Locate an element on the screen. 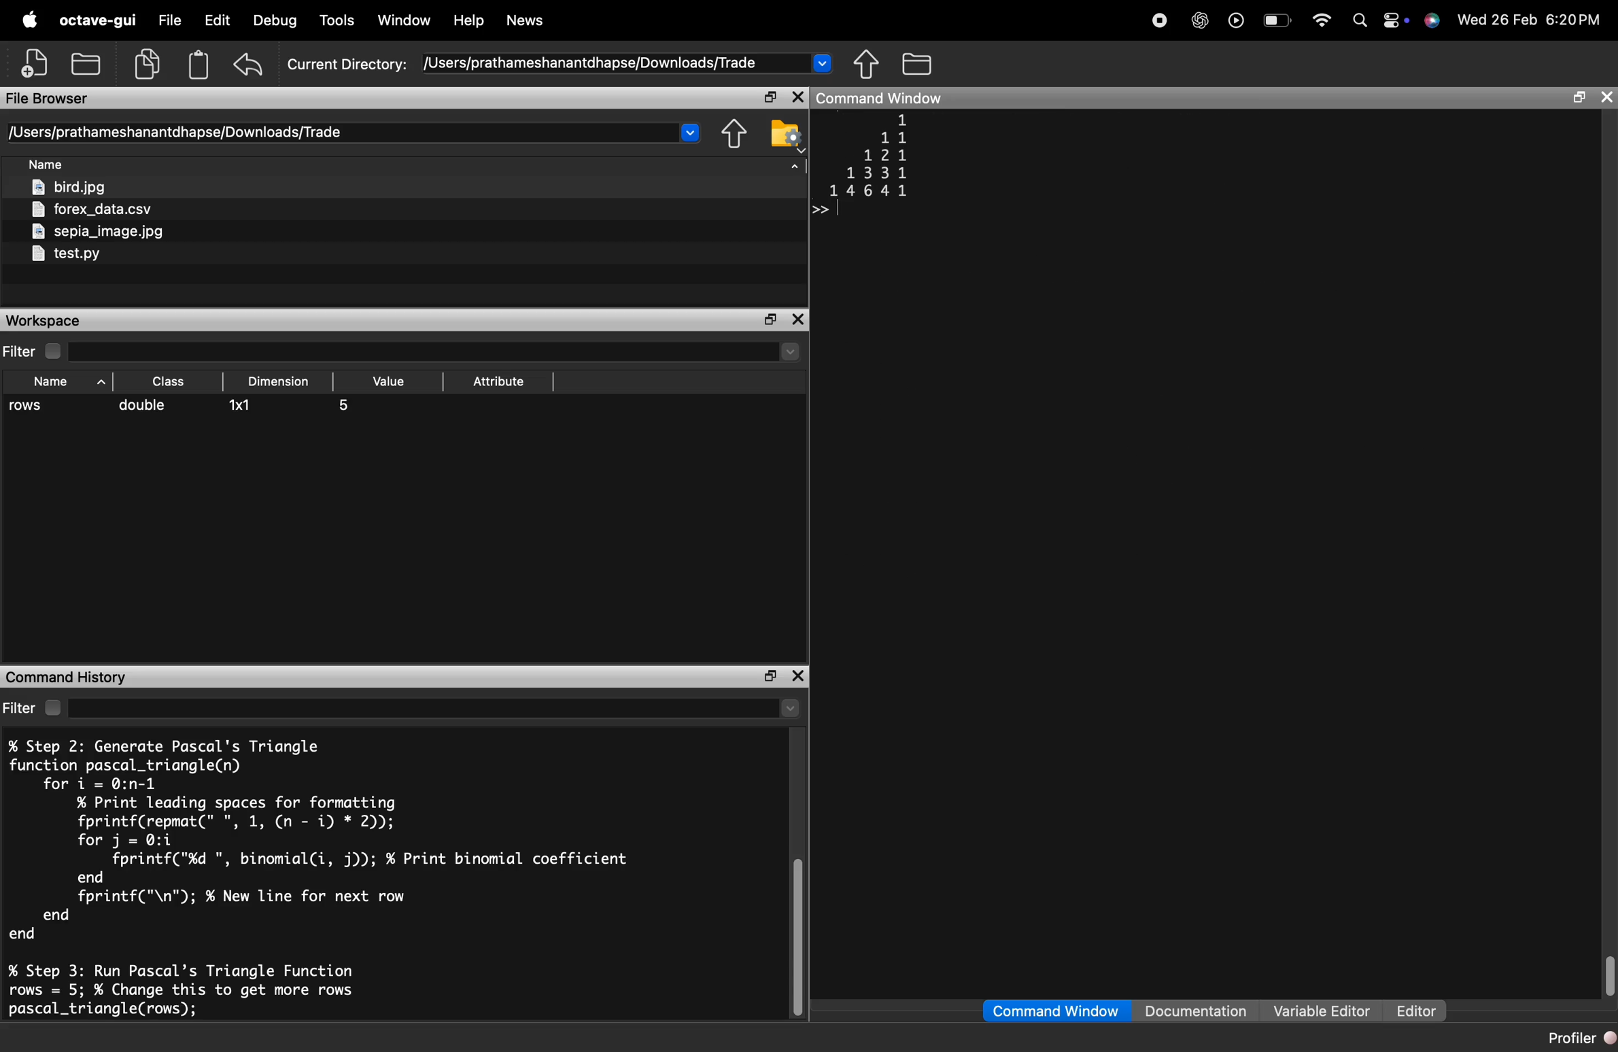 The height and width of the screenshot is (1052, 1618). forex_data.csv is located at coordinates (94, 211).